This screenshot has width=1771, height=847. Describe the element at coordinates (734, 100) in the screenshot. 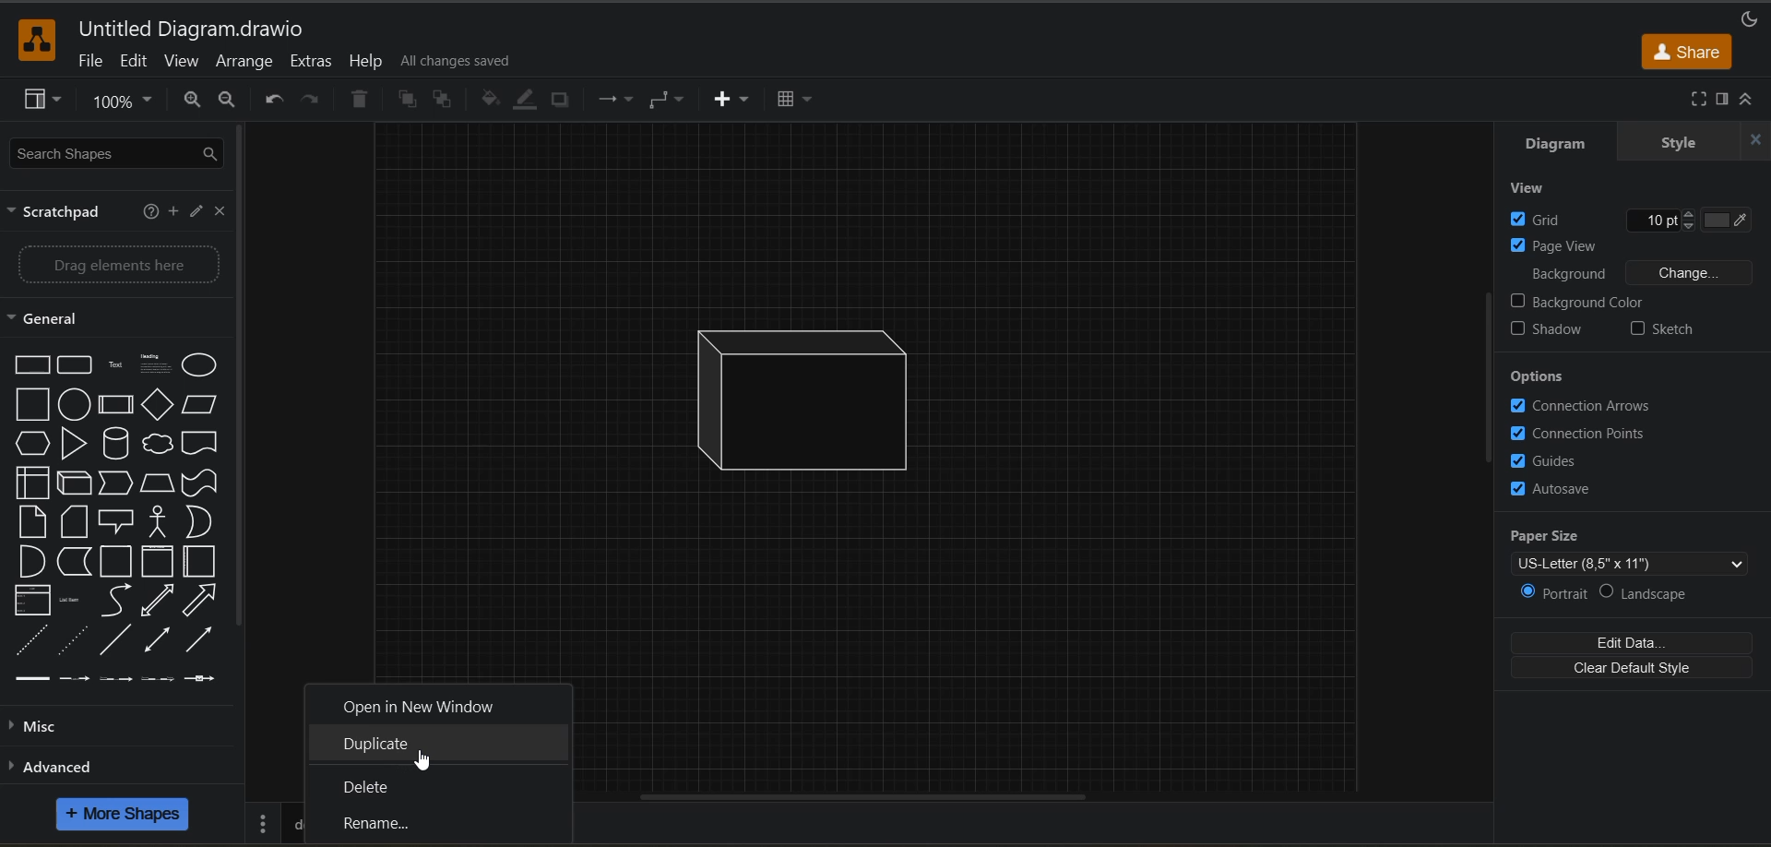

I see `insert` at that location.